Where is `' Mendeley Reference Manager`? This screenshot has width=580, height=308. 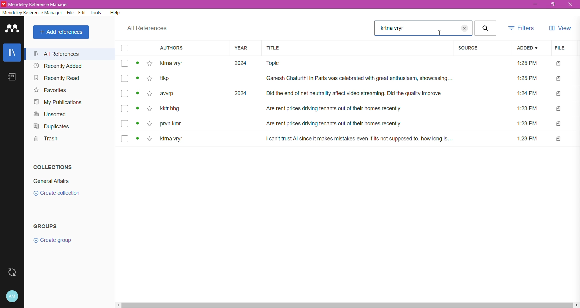 ' Mendeley Reference Manager is located at coordinates (36, 4).